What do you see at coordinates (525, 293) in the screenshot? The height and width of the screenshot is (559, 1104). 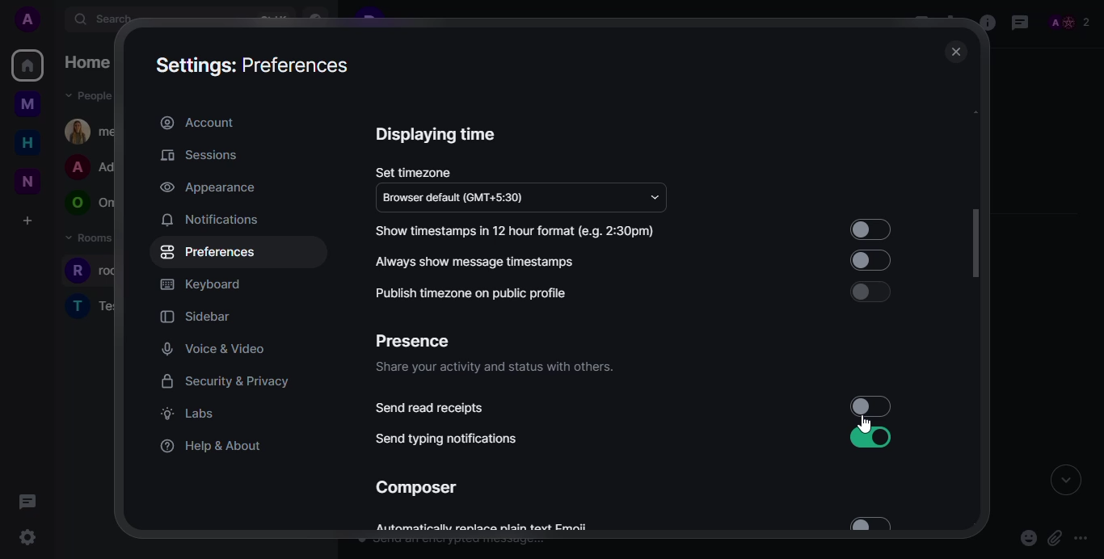 I see `Publish timezone on public profile` at bounding box center [525, 293].